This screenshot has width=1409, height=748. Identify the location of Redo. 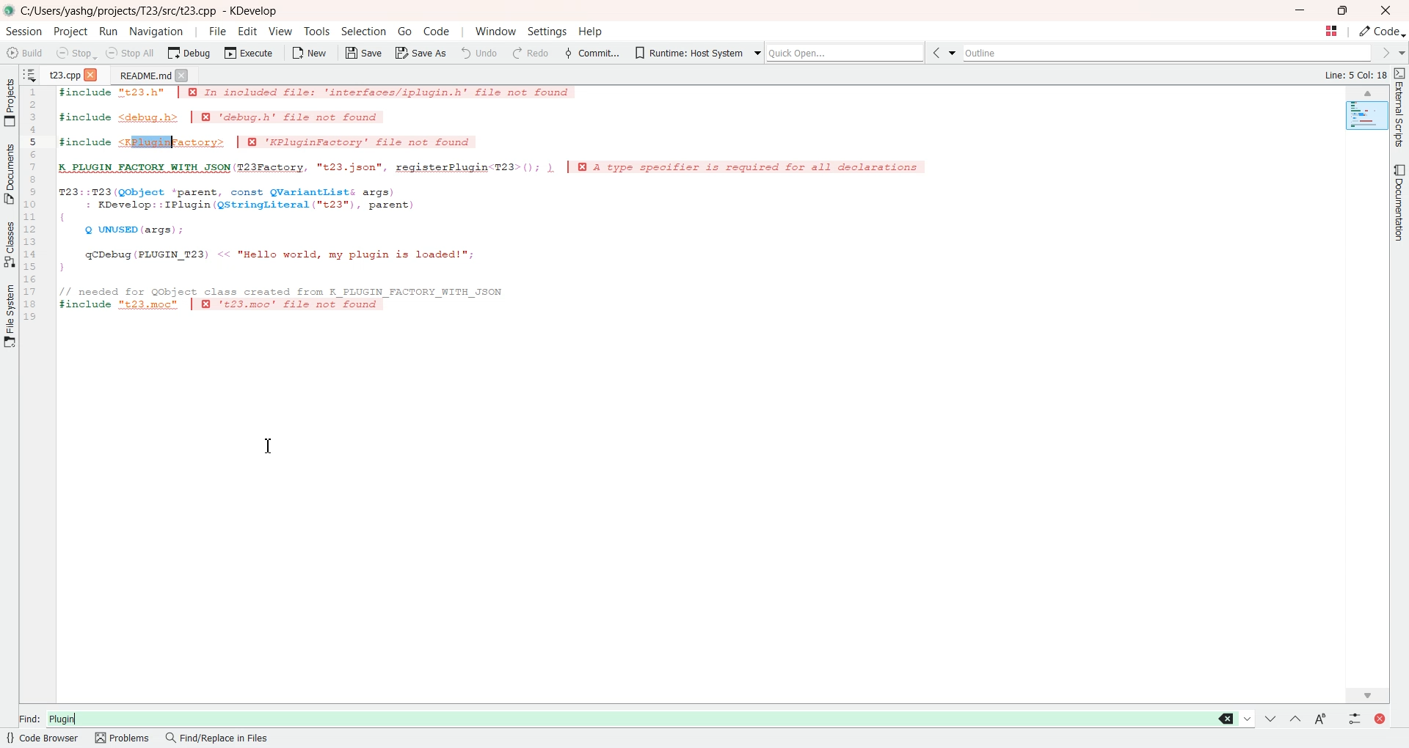
(529, 53).